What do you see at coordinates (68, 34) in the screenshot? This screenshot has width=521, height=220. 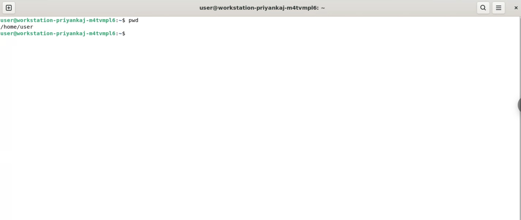 I see `user@workstaion-priyankaj-m4tvmpl6:~$` at bounding box center [68, 34].